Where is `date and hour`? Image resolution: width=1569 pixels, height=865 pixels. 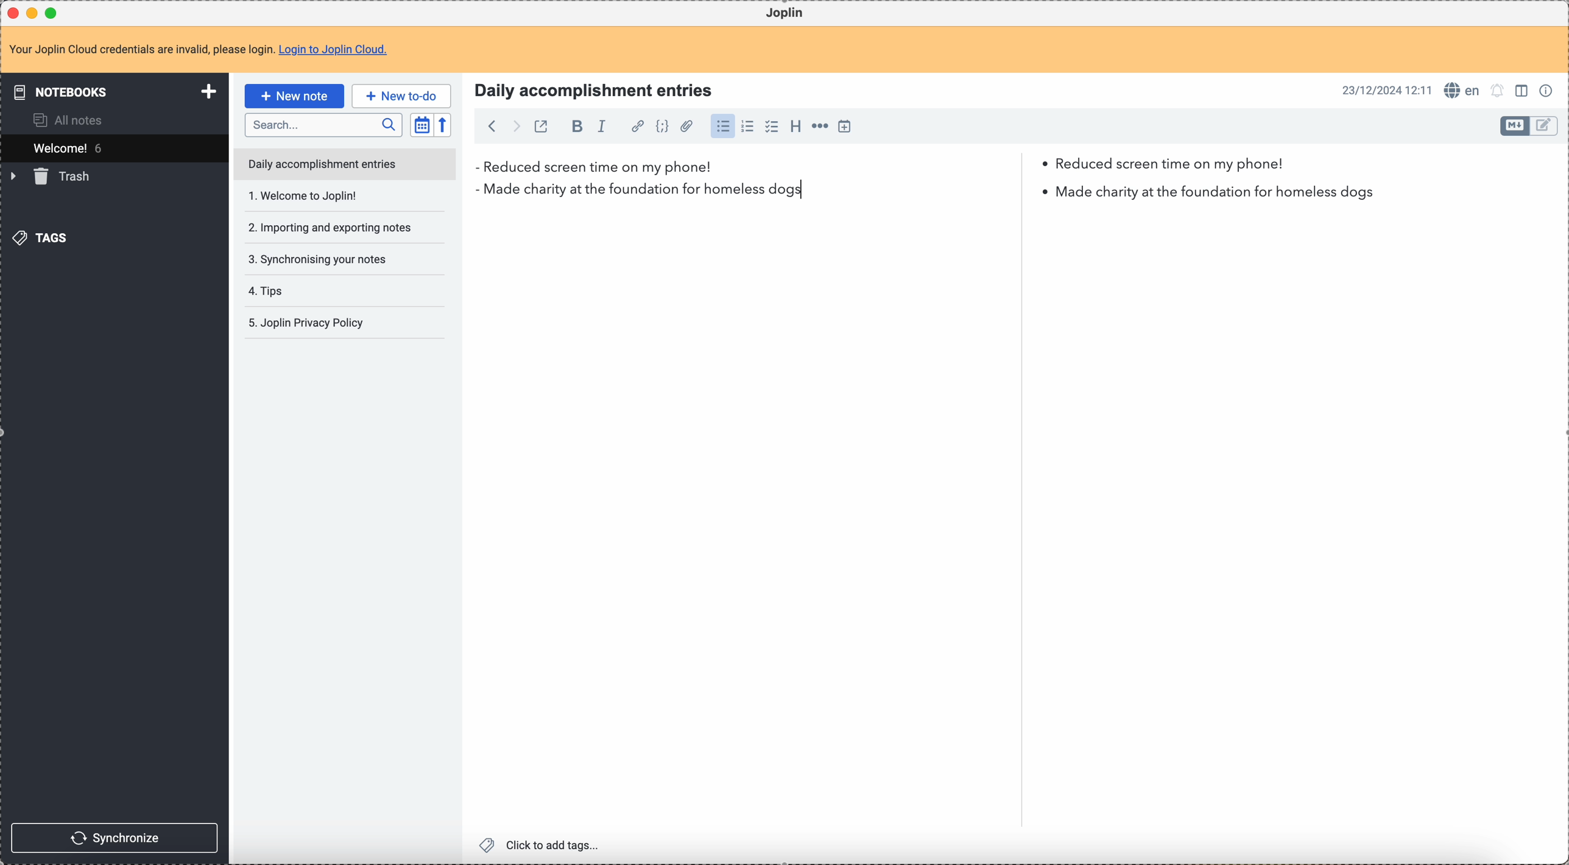
date and hour is located at coordinates (1385, 90).